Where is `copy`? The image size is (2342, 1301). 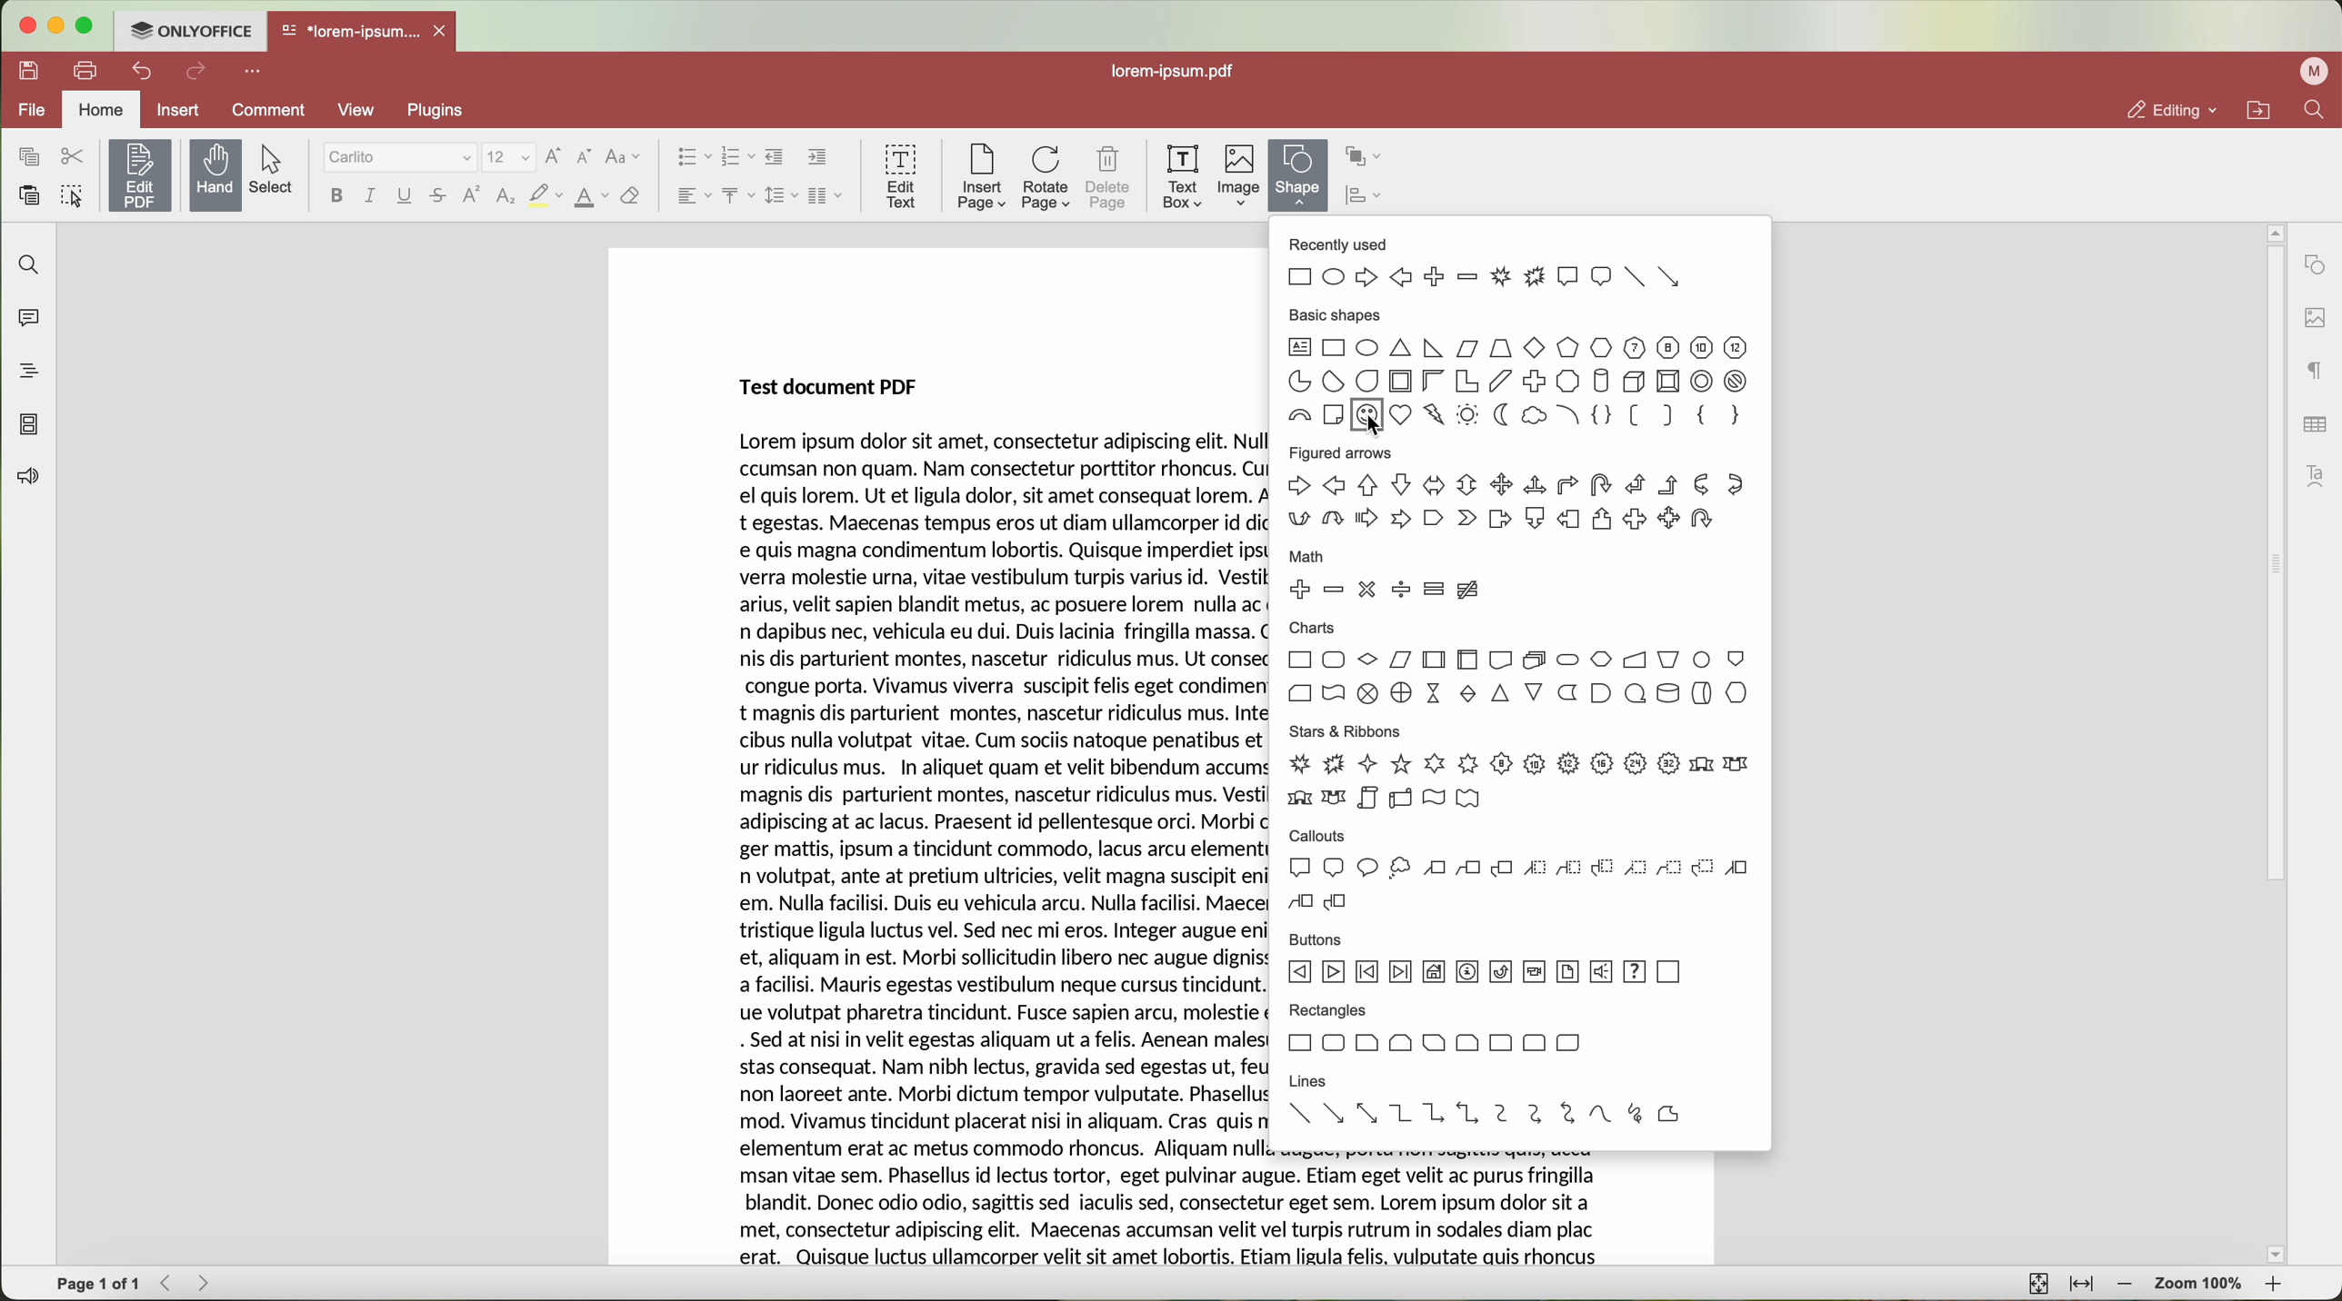
copy is located at coordinates (25, 155).